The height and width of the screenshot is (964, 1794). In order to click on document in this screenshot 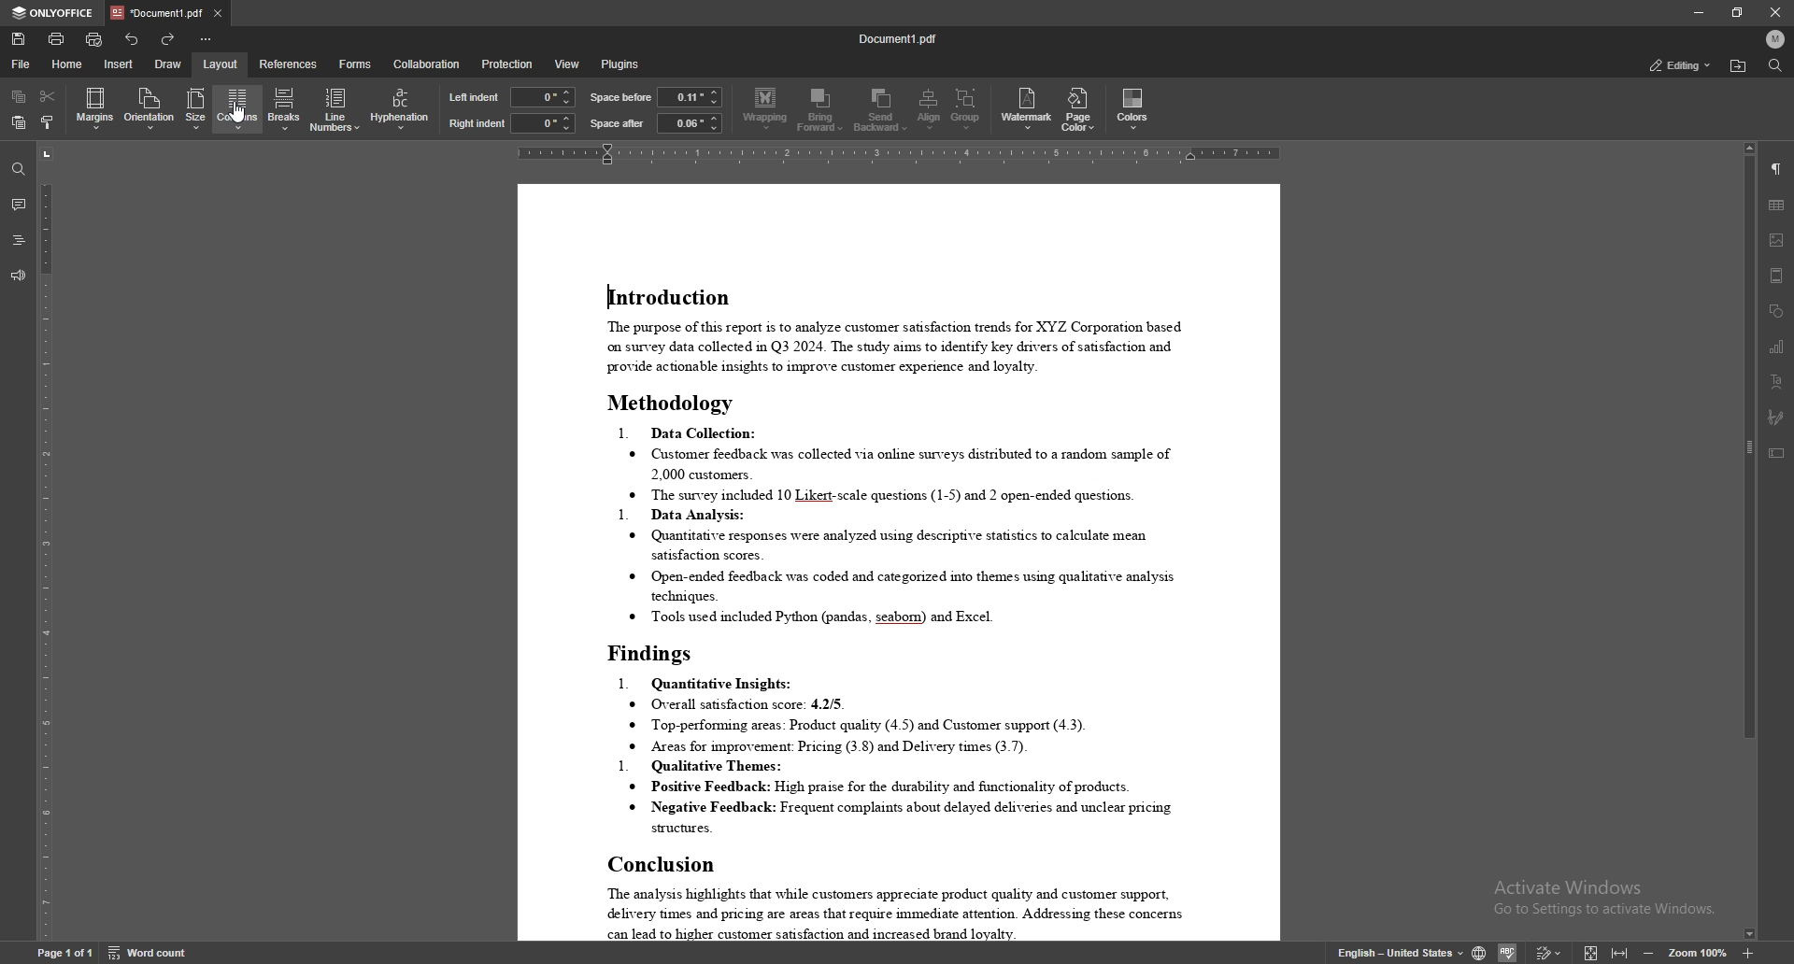, I will do `click(900, 562)`.